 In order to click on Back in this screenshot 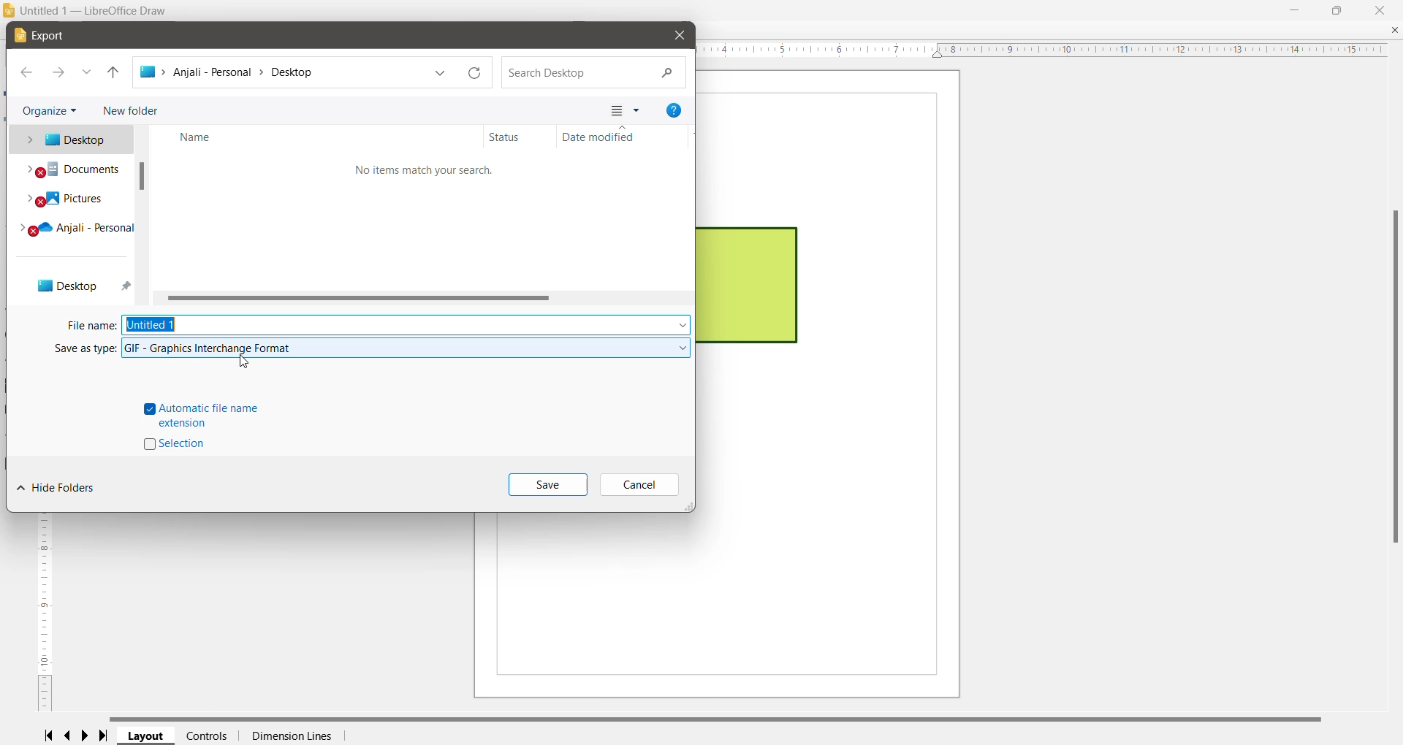, I will do `click(27, 73)`.